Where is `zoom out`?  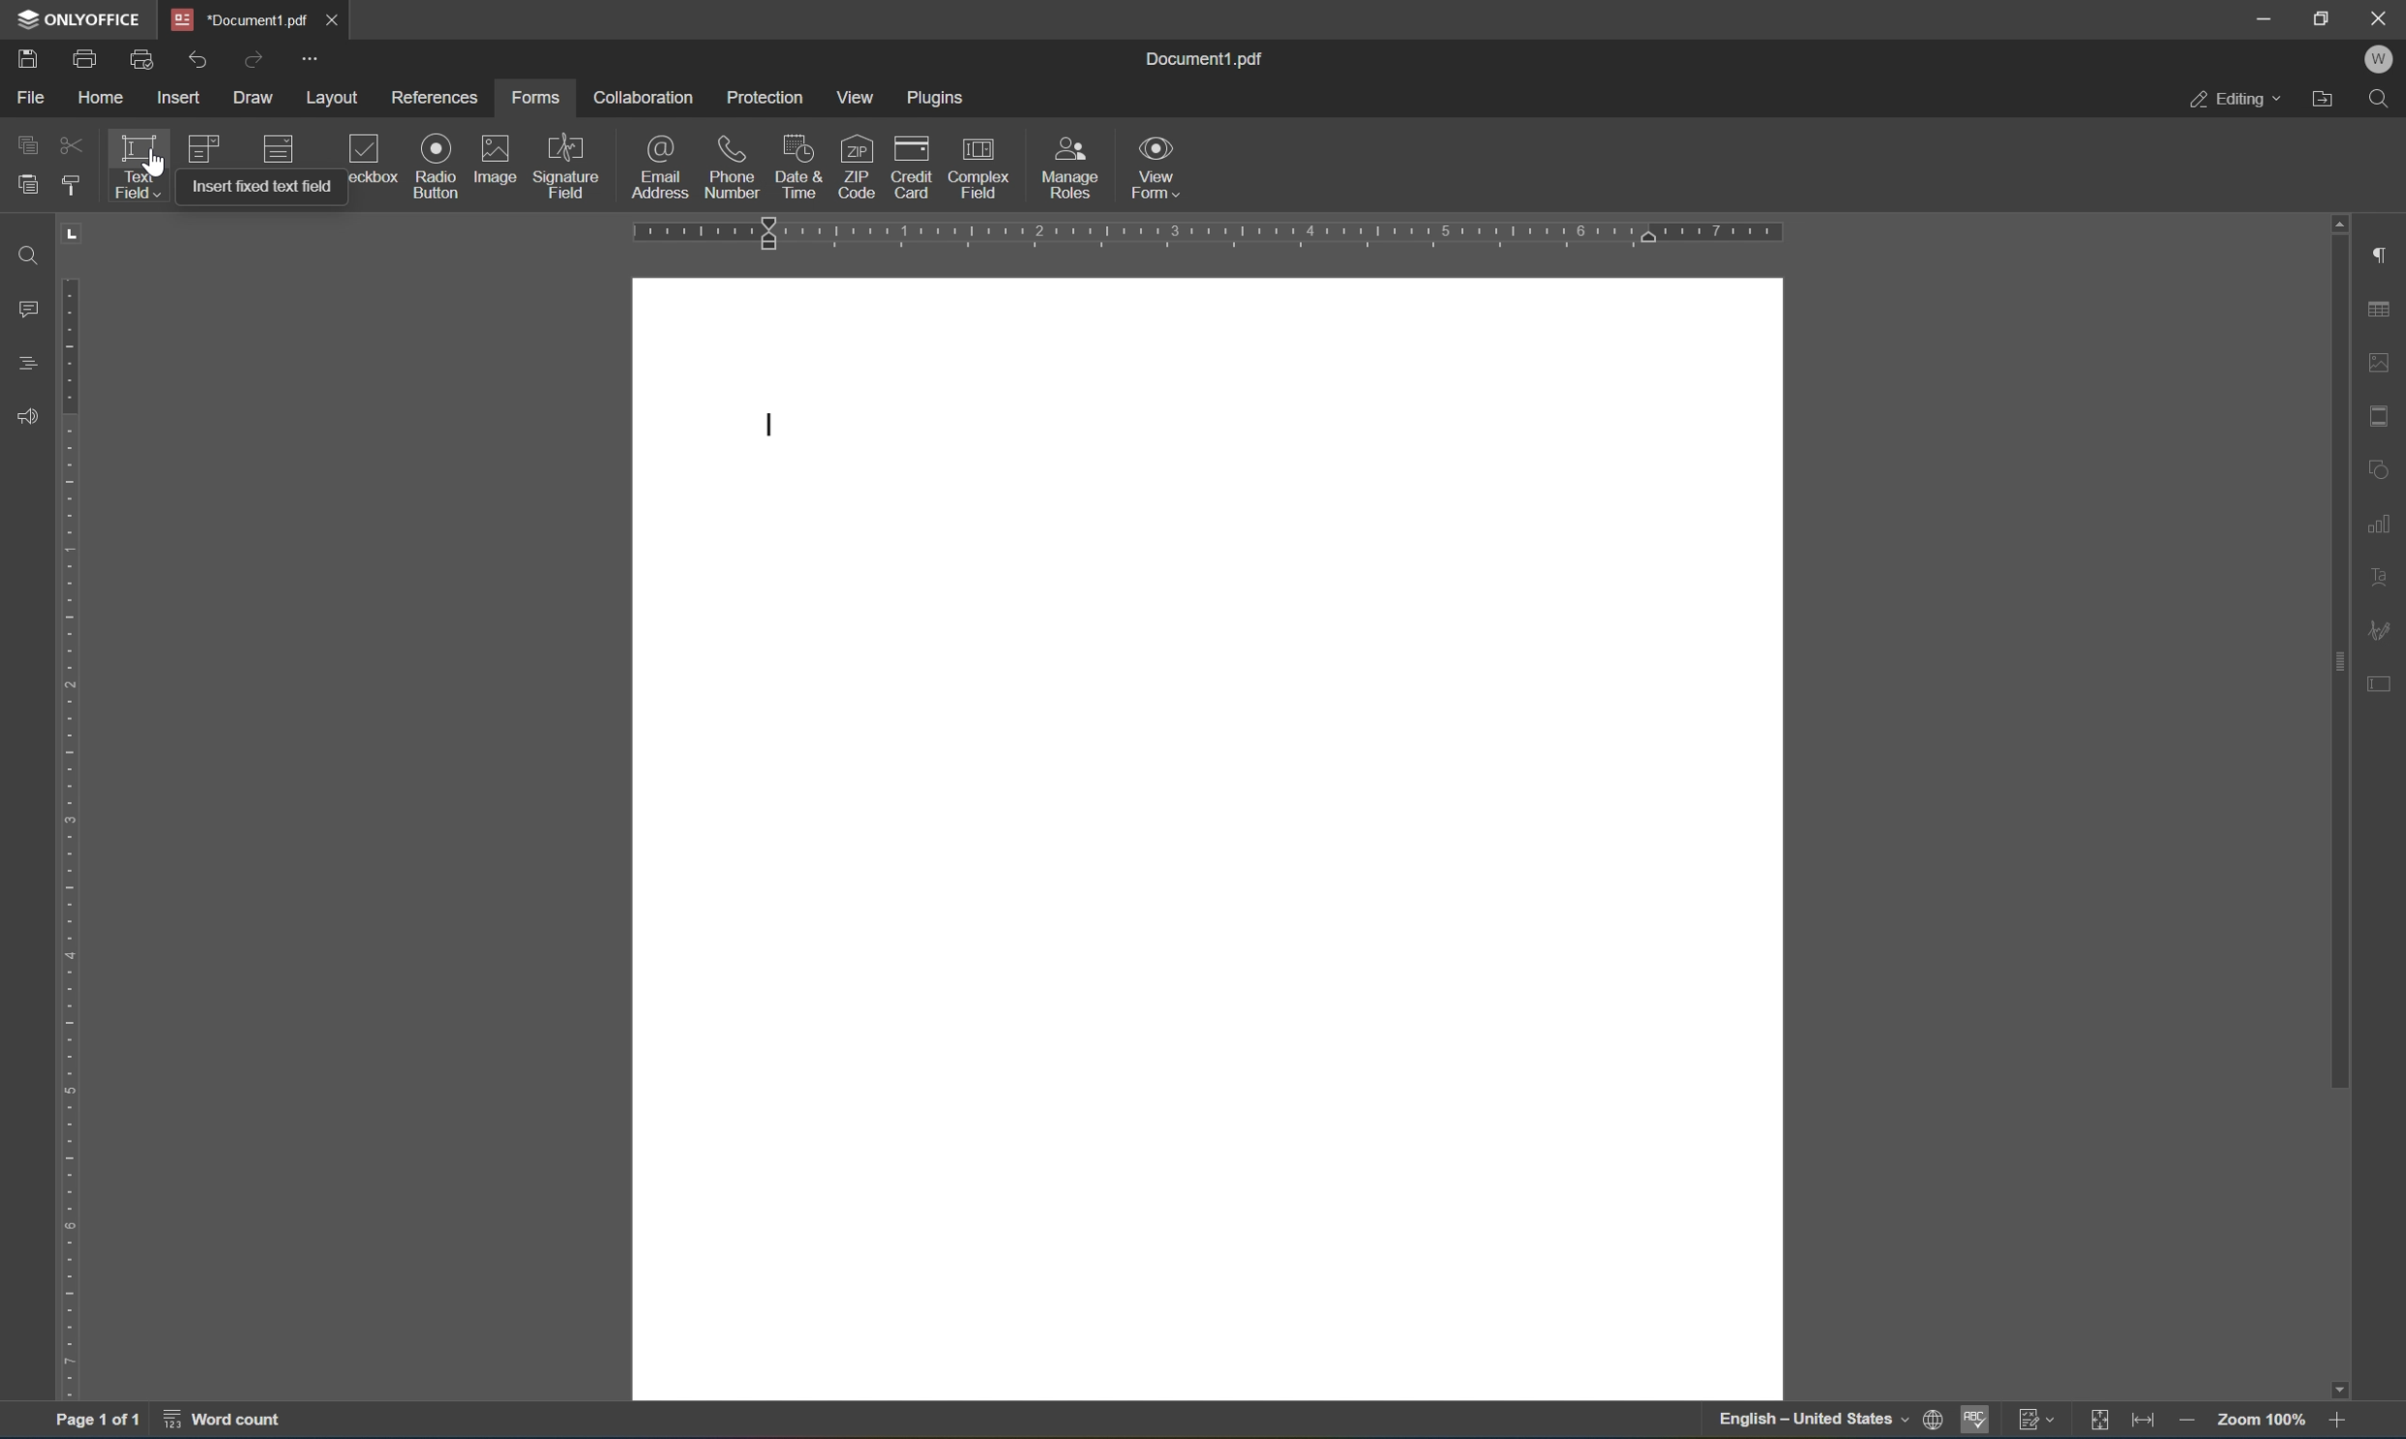
zoom out is located at coordinates (2190, 1422).